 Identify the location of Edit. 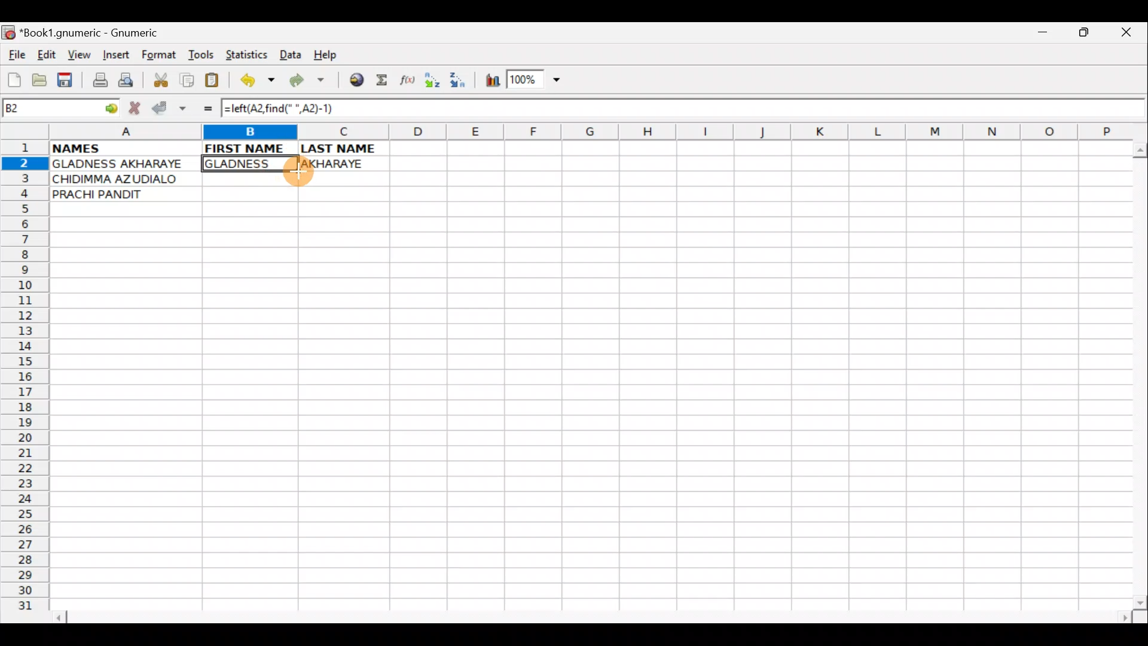
(46, 54).